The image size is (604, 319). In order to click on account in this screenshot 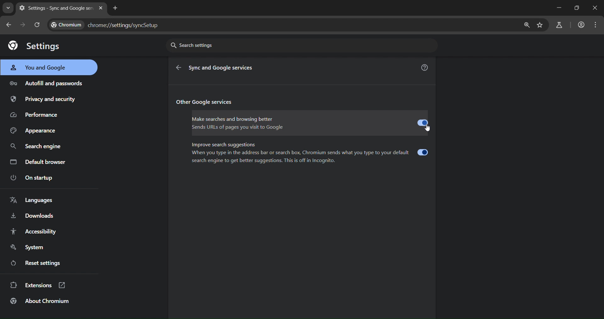, I will do `click(581, 25)`.